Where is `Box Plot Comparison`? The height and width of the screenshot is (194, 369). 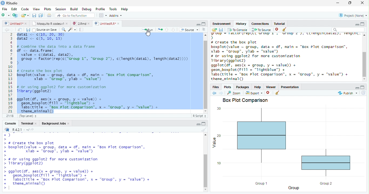
Box Plot Comparison is located at coordinates (246, 100).